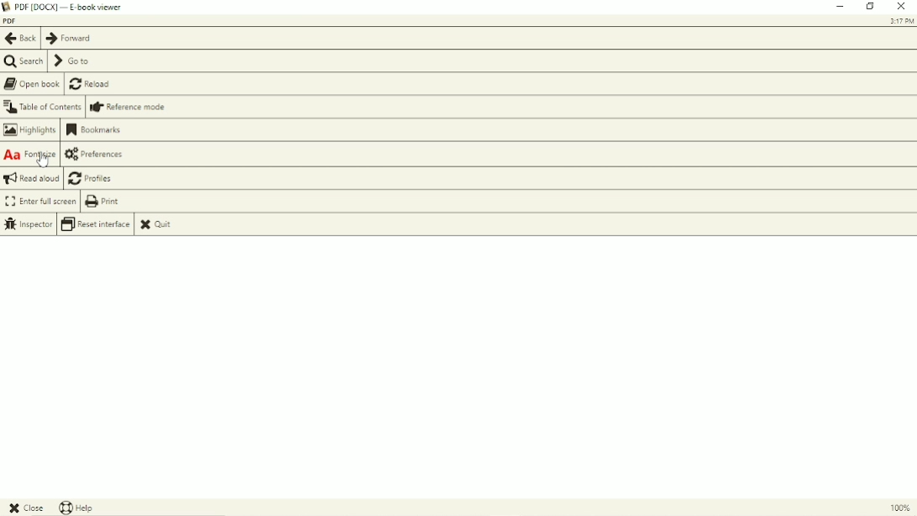 Image resolution: width=917 pixels, height=516 pixels. Describe the element at coordinates (896, 509) in the screenshot. I see `100%` at that location.